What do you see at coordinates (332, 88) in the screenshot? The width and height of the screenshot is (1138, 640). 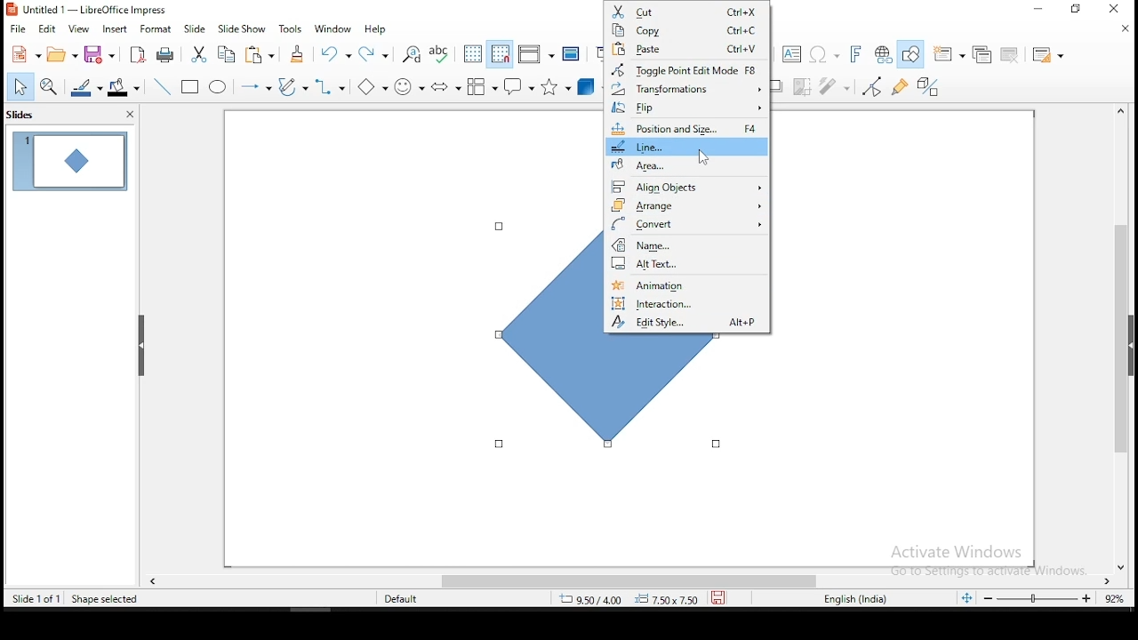 I see `connectors` at bounding box center [332, 88].